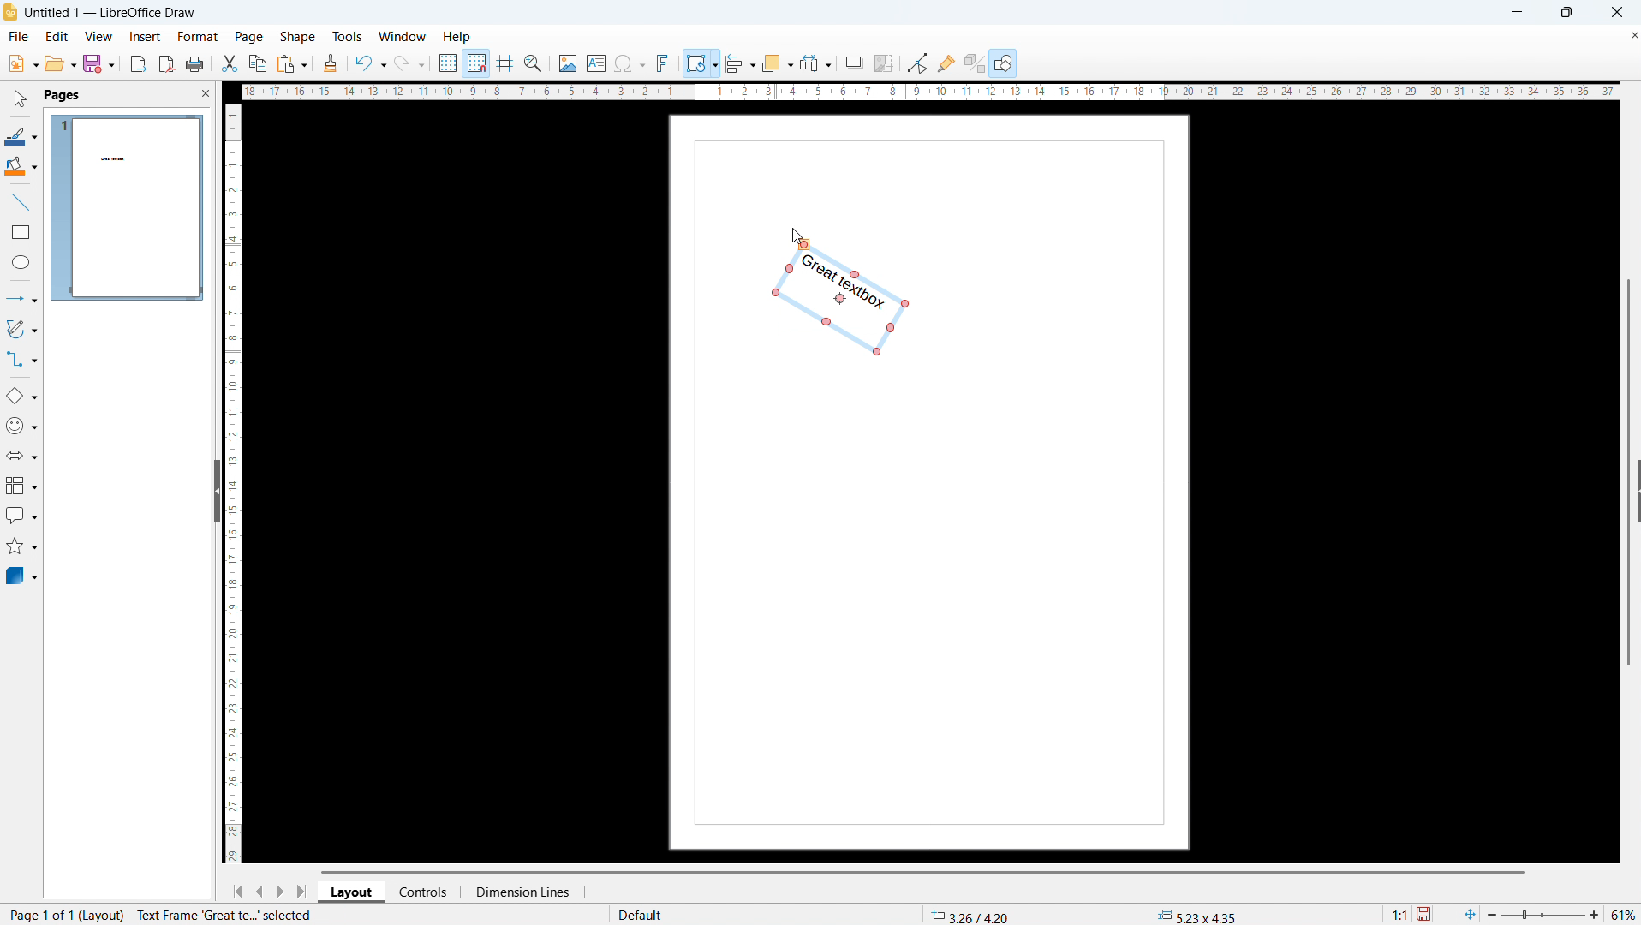  I want to click on open, so click(59, 64).